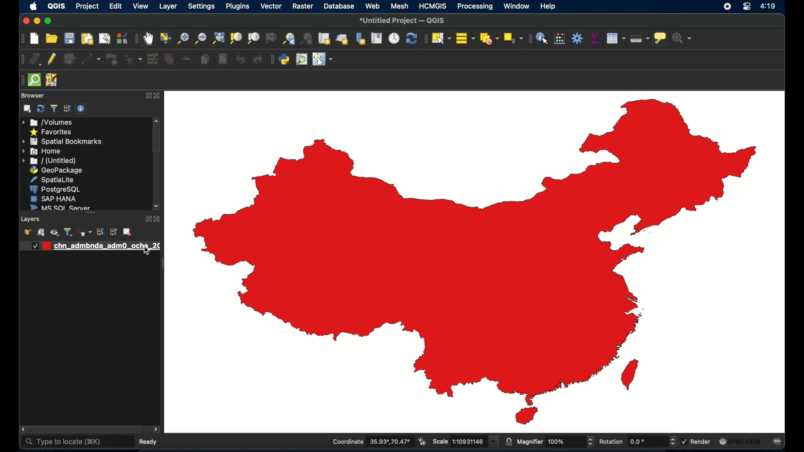  Describe the element at coordinates (133, 59) in the screenshot. I see `vertex tool` at that location.